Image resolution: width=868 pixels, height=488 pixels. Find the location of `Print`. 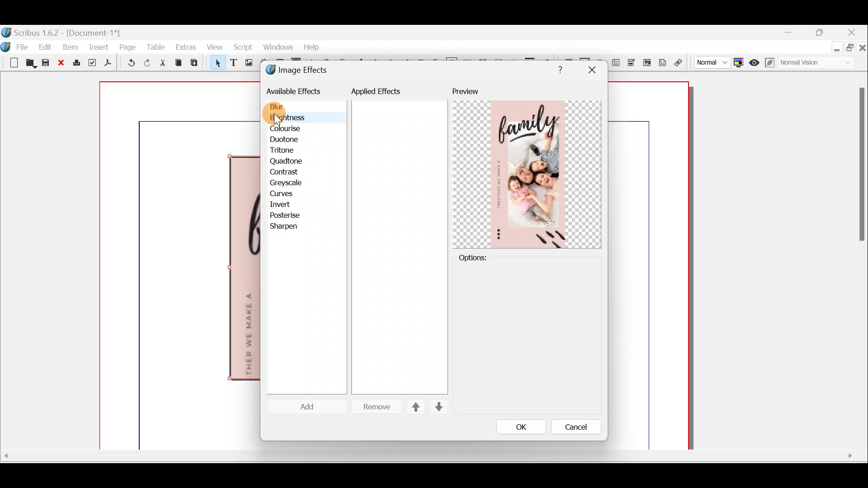

Print is located at coordinates (77, 63).